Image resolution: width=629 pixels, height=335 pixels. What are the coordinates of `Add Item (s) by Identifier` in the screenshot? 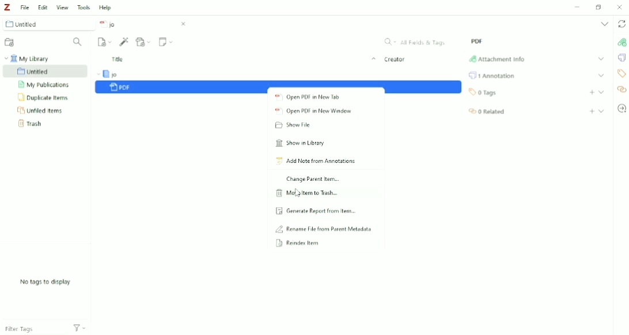 It's located at (124, 41).